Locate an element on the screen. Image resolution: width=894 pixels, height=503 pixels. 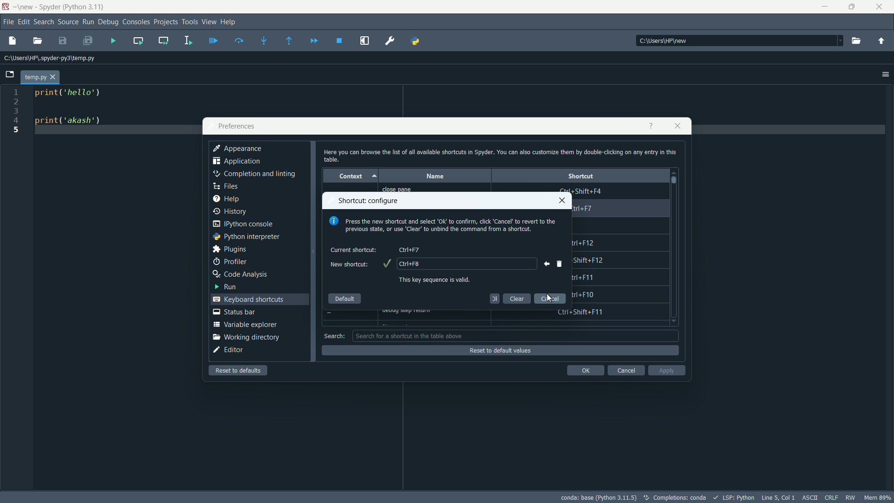
cancel is located at coordinates (550, 298).